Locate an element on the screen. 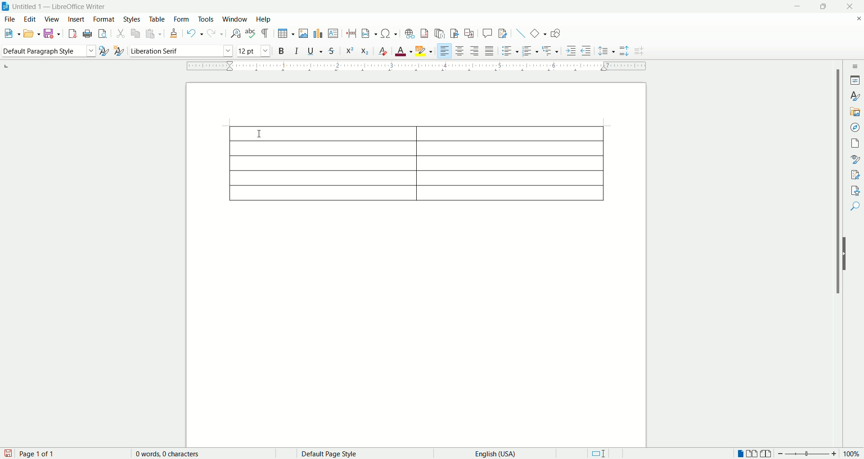  view is located at coordinates (52, 19).